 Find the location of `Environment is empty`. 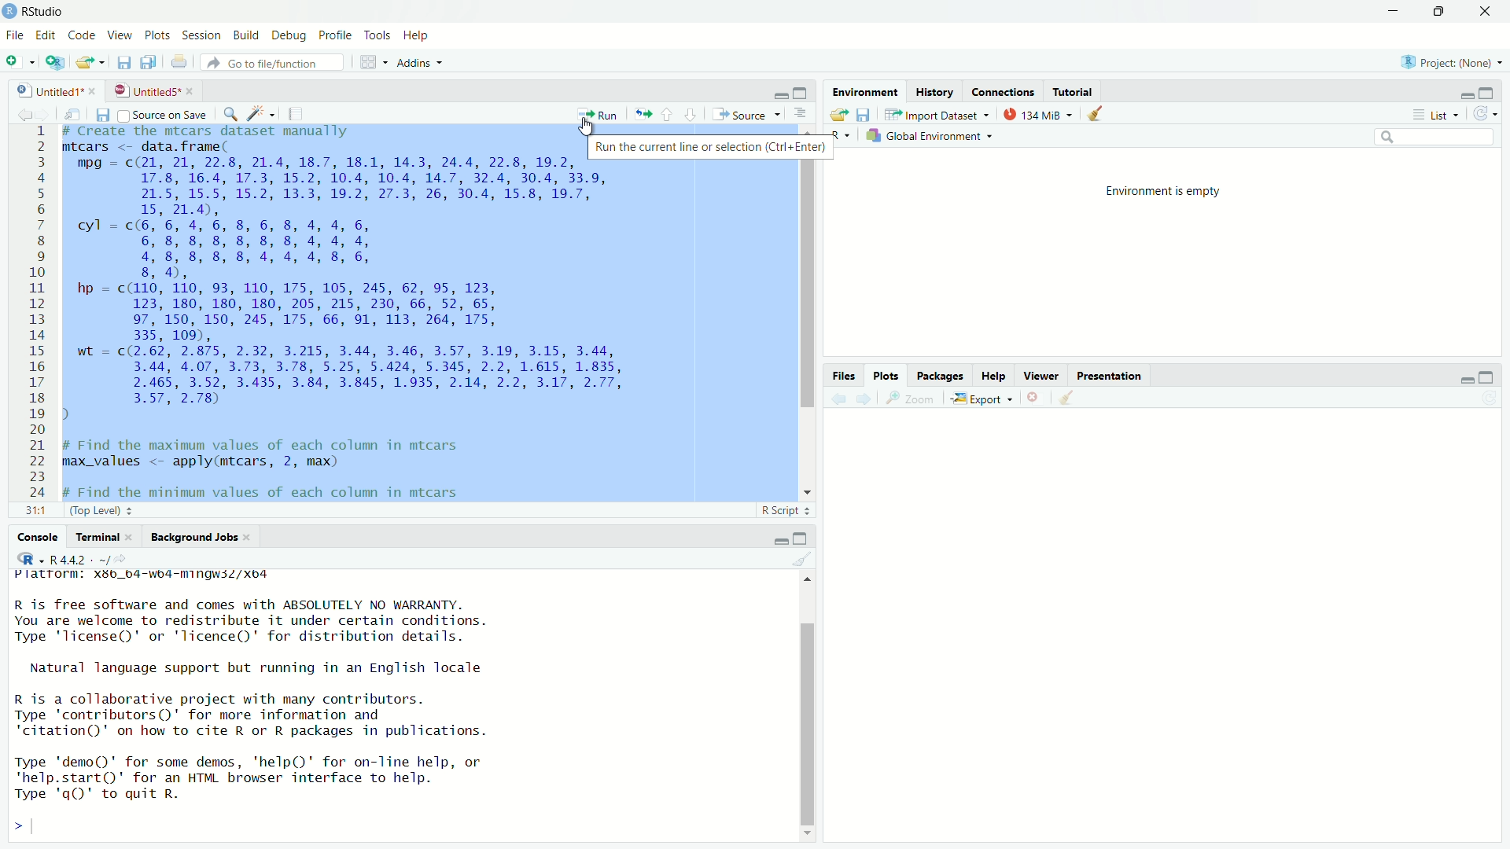

Environment is empty is located at coordinates (1165, 189).